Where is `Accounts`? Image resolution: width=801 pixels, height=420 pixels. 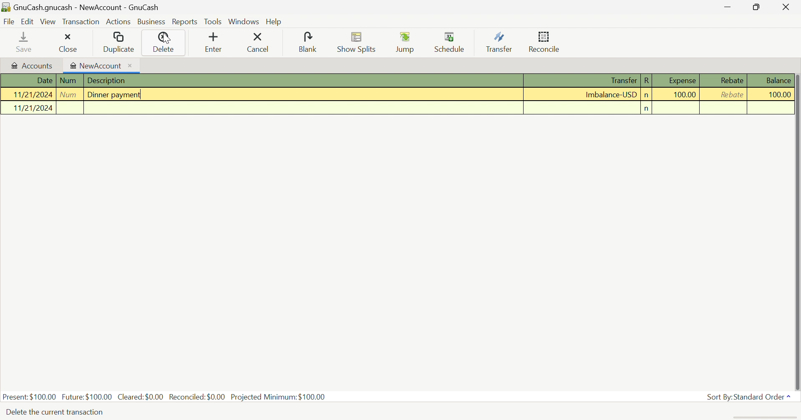
Accounts is located at coordinates (33, 67).